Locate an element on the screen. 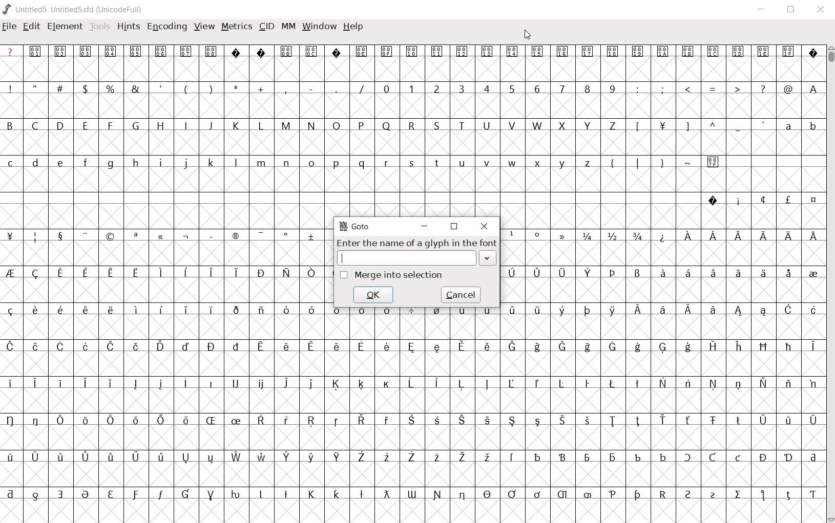  Symbol is located at coordinates (235, 422).